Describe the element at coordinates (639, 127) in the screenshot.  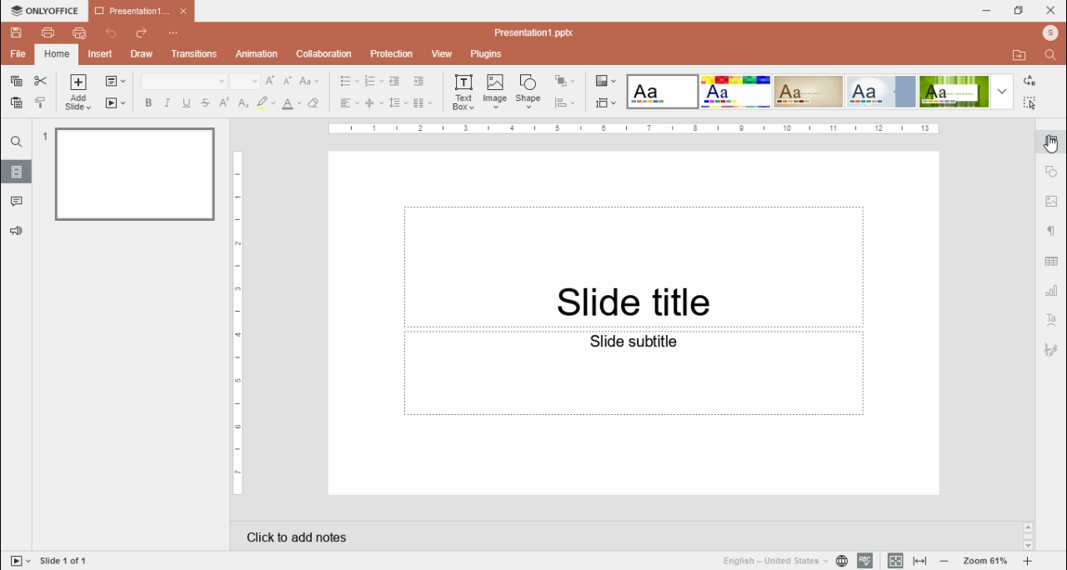
I see `scale` at that location.